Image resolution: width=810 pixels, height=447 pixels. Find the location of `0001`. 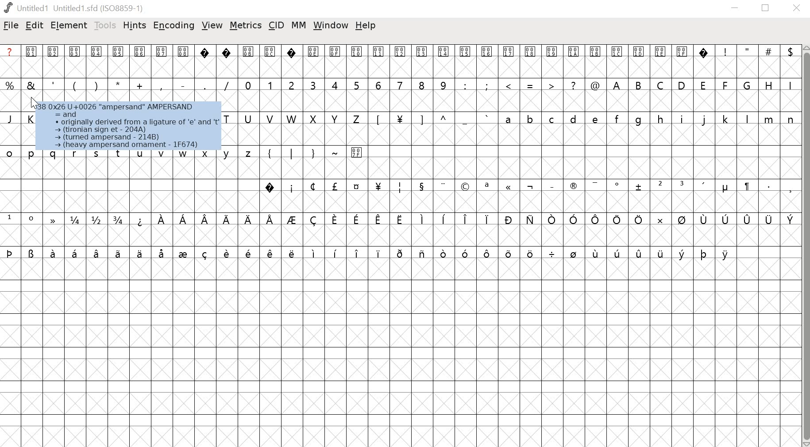

0001 is located at coordinates (33, 62).